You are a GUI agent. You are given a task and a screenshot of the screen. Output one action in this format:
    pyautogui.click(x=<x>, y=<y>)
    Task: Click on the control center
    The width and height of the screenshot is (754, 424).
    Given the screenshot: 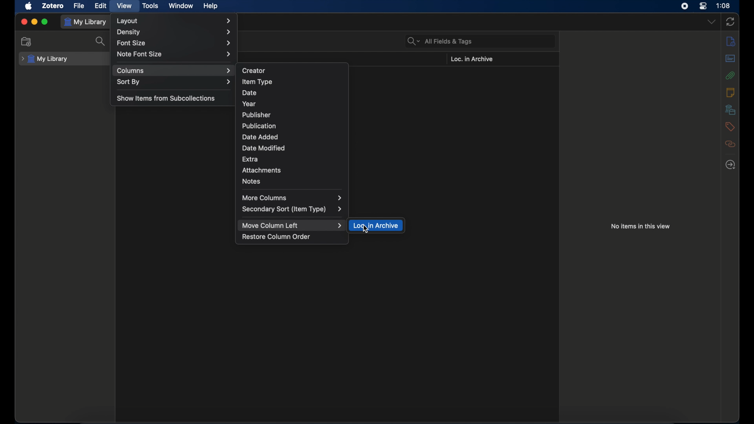 What is the action you would take?
    pyautogui.click(x=703, y=6)
    